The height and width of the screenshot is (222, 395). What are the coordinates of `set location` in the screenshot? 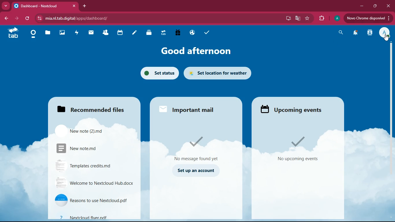 It's located at (221, 73).